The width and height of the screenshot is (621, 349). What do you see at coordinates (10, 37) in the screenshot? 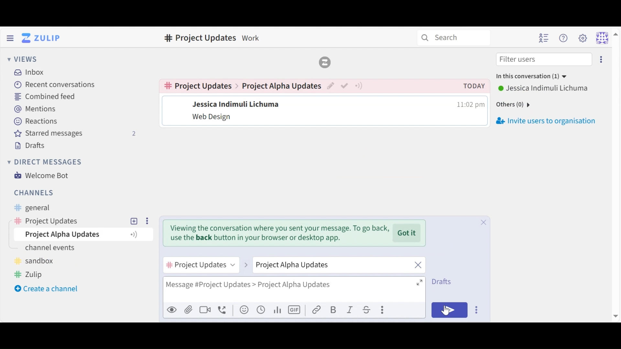
I see `Hide Sidebar` at bounding box center [10, 37].